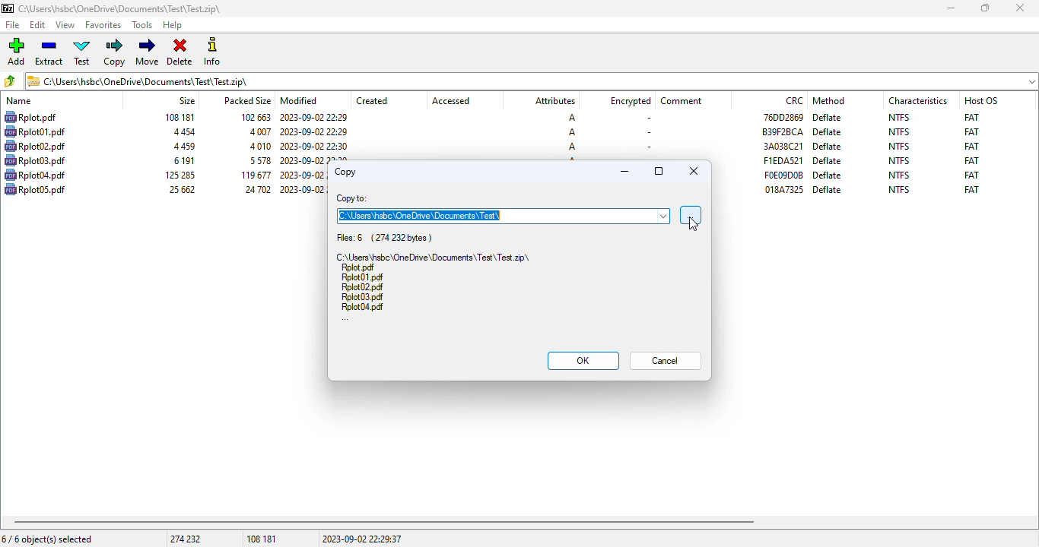 Image resolution: width=1039 pixels, height=547 pixels. Describe the element at coordinates (648, 132) in the screenshot. I see `-` at that location.